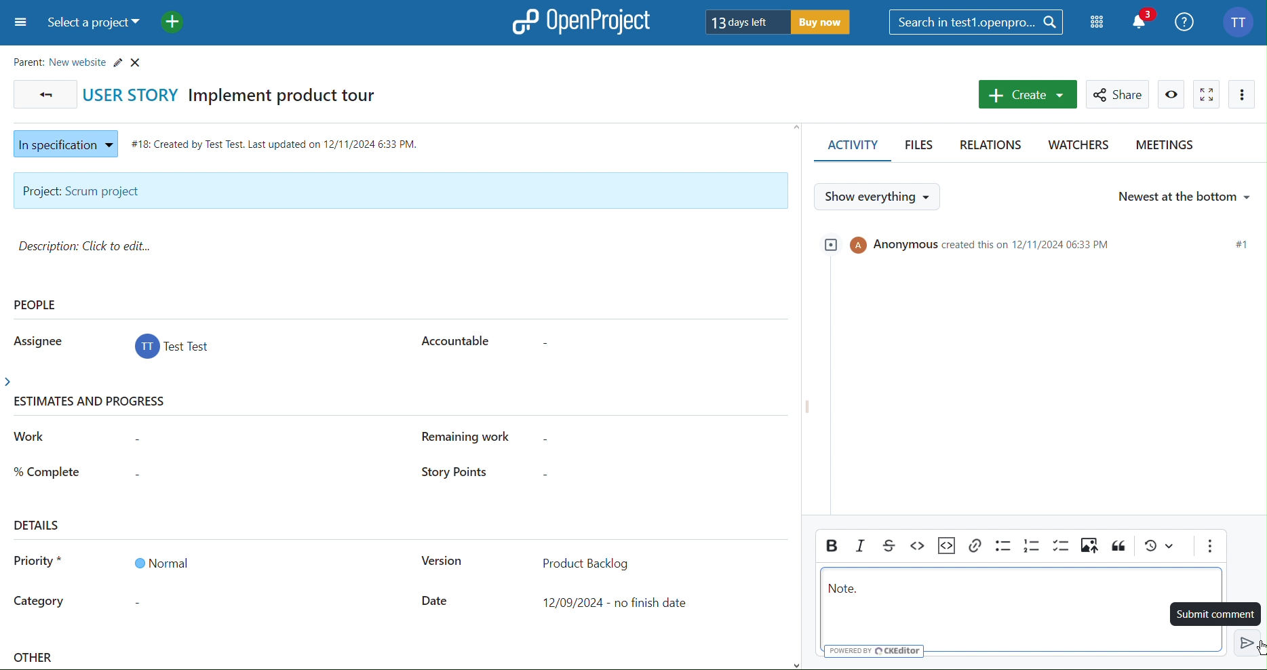  I want to click on Normal, so click(161, 563).